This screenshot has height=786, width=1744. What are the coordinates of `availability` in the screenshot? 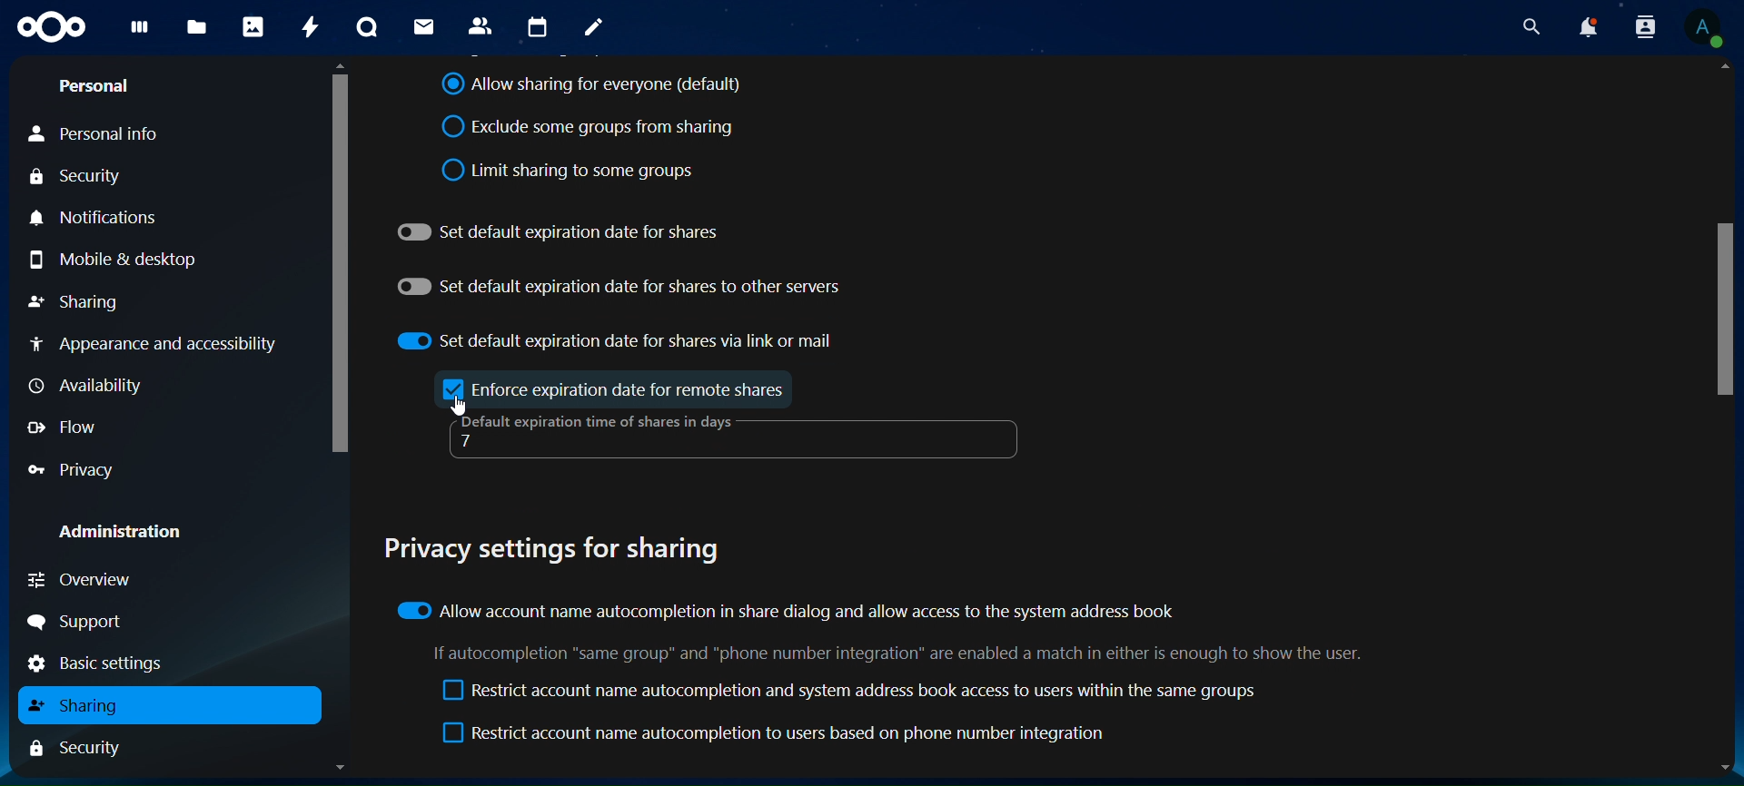 It's located at (84, 384).